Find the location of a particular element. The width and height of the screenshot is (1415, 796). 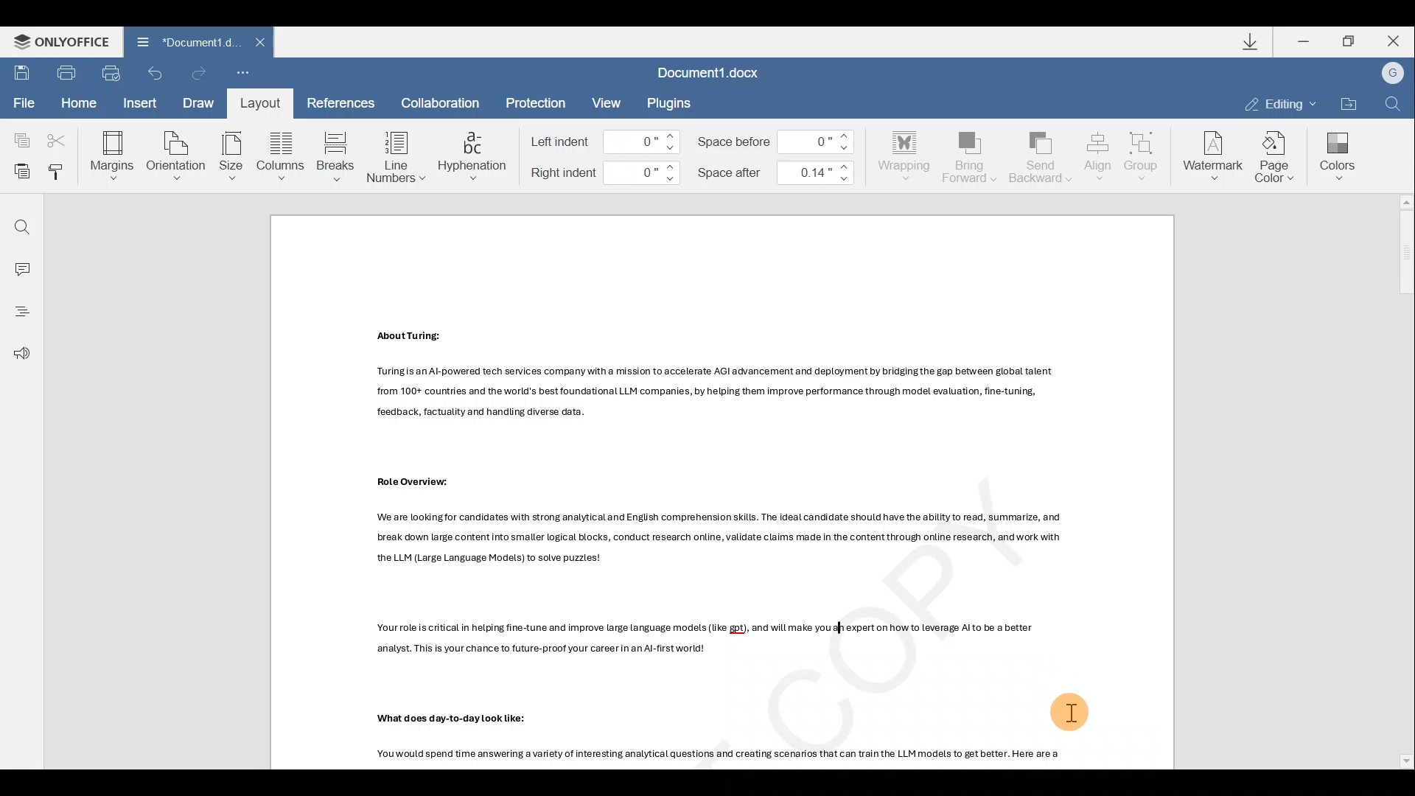

Insert is located at coordinates (142, 105).